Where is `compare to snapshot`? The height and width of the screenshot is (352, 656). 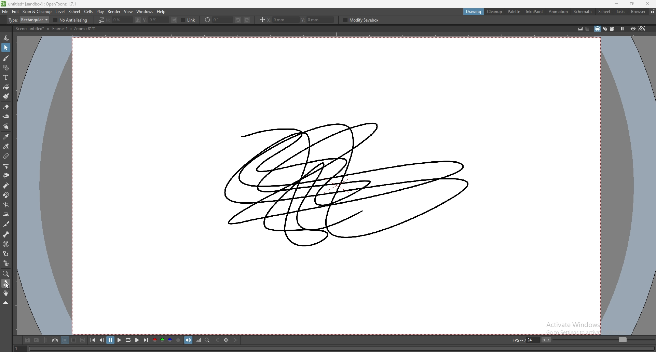 compare to snapshot is located at coordinates (45, 340).